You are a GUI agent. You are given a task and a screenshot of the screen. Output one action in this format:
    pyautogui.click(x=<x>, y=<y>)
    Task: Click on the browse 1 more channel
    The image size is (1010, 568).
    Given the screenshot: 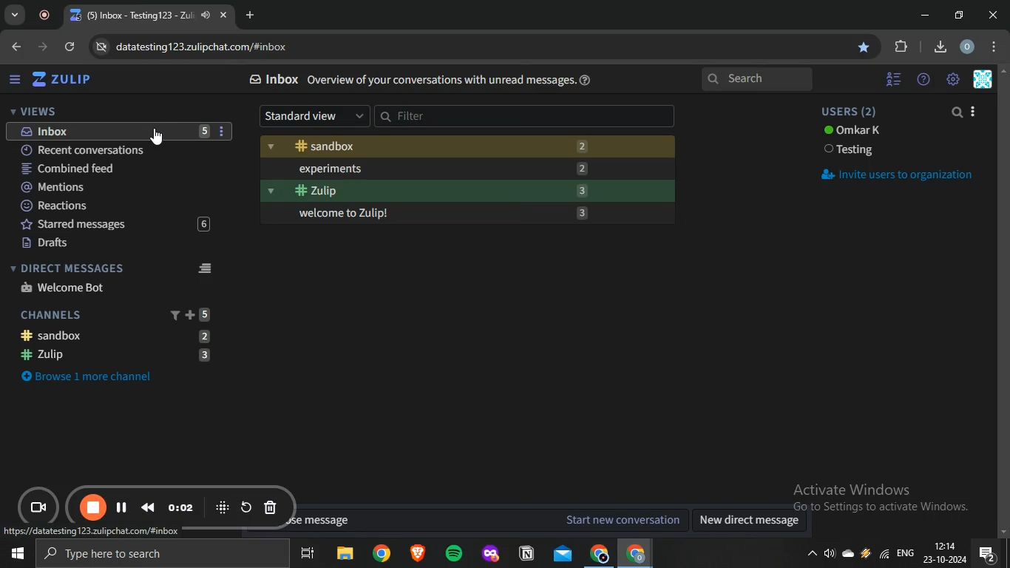 What is the action you would take?
    pyautogui.click(x=96, y=375)
    